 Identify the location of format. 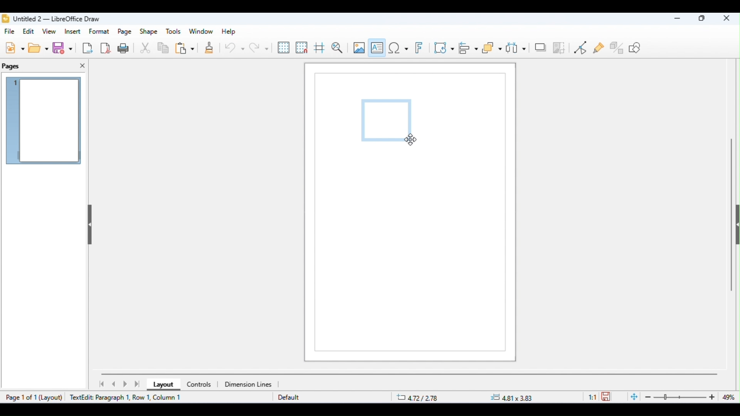
(100, 31).